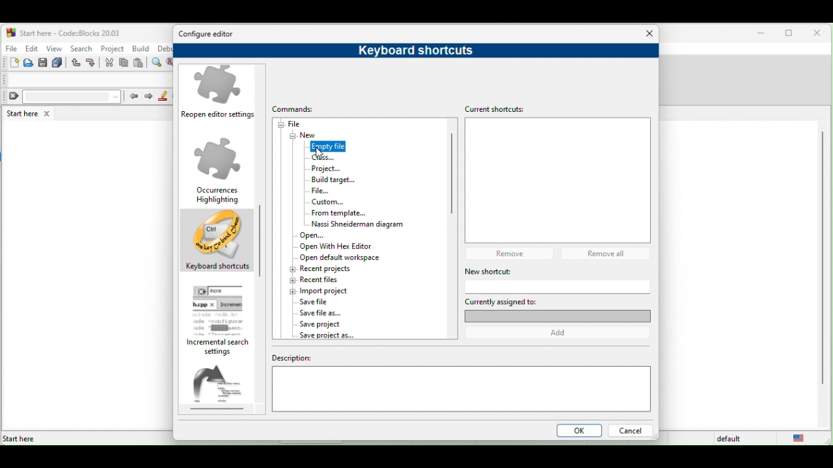 This screenshot has height=468, width=833. What do you see at coordinates (536, 271) in the screenshot?
I see `new shortcut` at bounding box center [536, 271].